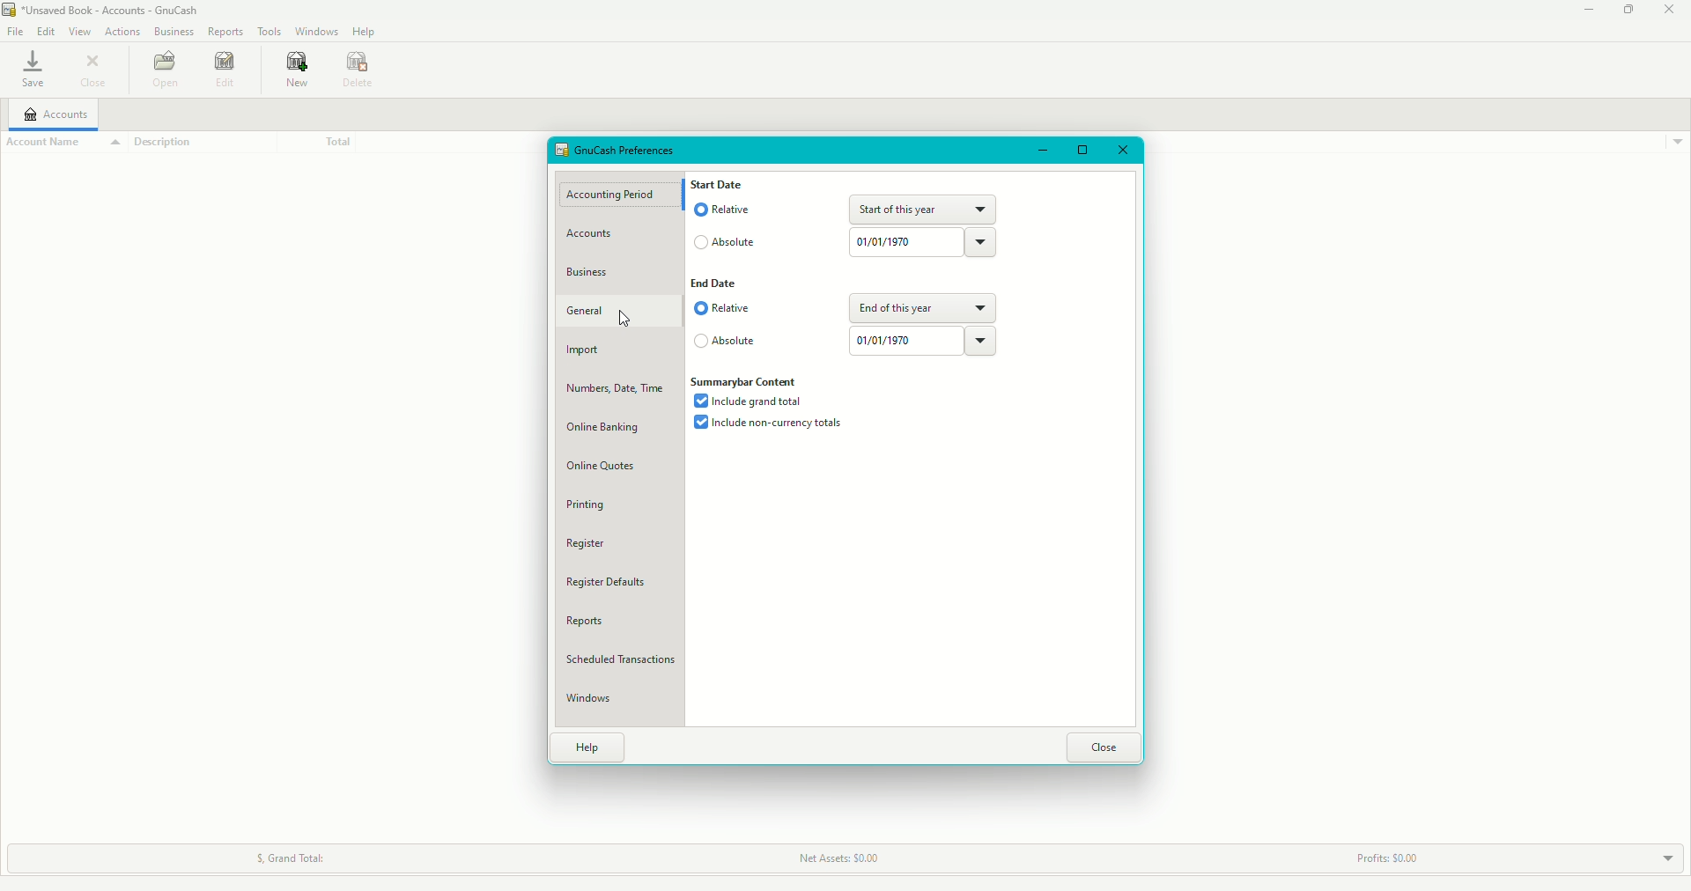  I want to click on Include grand total, so click(753, 401).